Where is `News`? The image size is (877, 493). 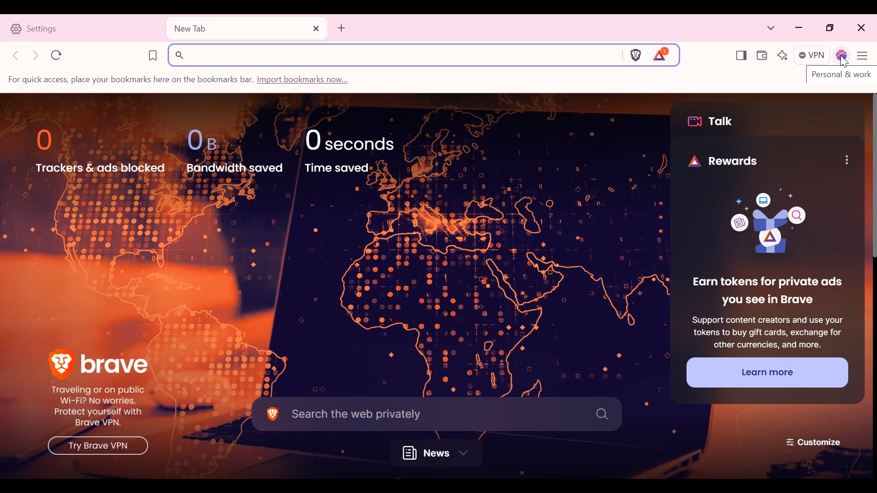 News is located at coordinates (440, 453).